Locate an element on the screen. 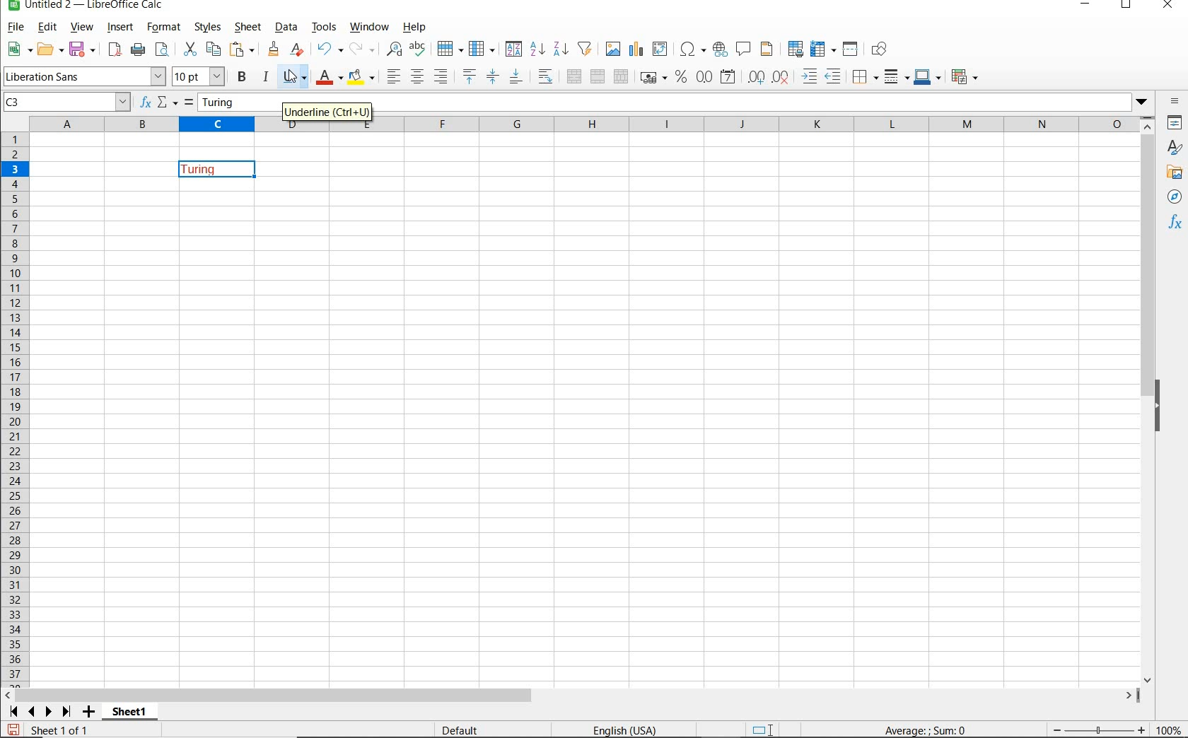  ZOOM FACTOR is located at coordinates (1171, 728).